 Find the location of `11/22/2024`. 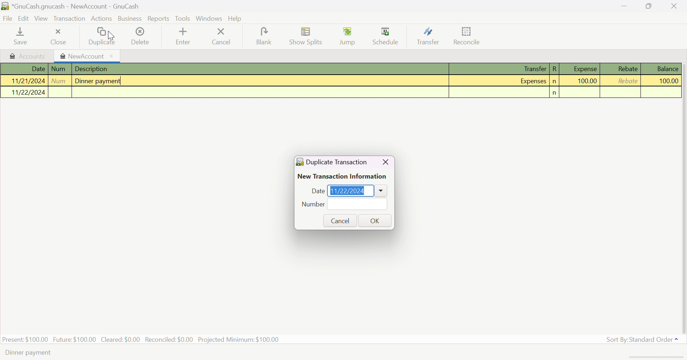

11/22/2024 is located at coordinates (348, 191).